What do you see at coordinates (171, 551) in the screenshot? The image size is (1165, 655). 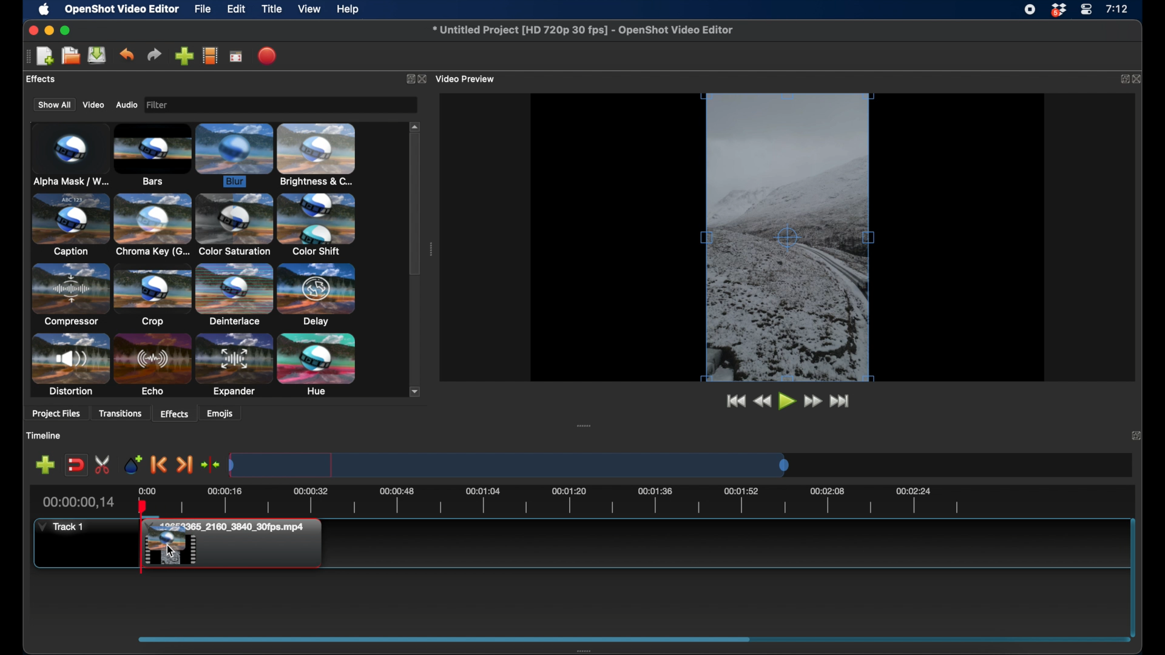 I see `Cursor` at bounding box center [171, 551].